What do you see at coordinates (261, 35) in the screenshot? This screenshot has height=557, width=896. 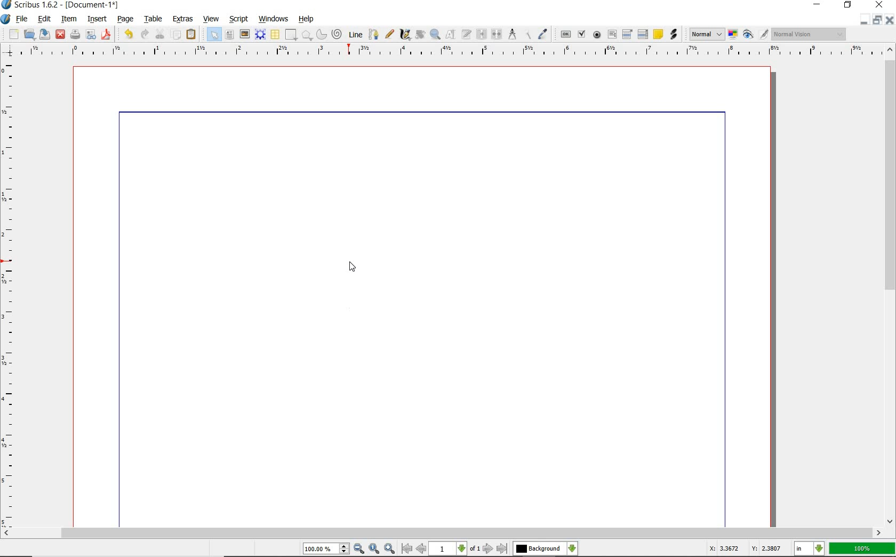 I see `render frame` at bounding box center [261, 35].